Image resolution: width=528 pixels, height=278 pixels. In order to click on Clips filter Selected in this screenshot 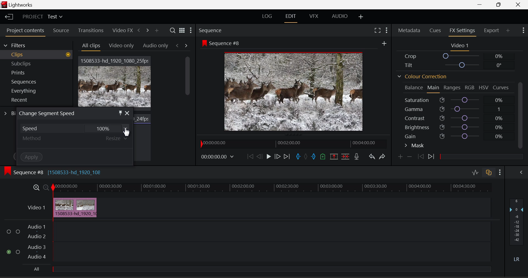, I will do `click(40, 55)`.